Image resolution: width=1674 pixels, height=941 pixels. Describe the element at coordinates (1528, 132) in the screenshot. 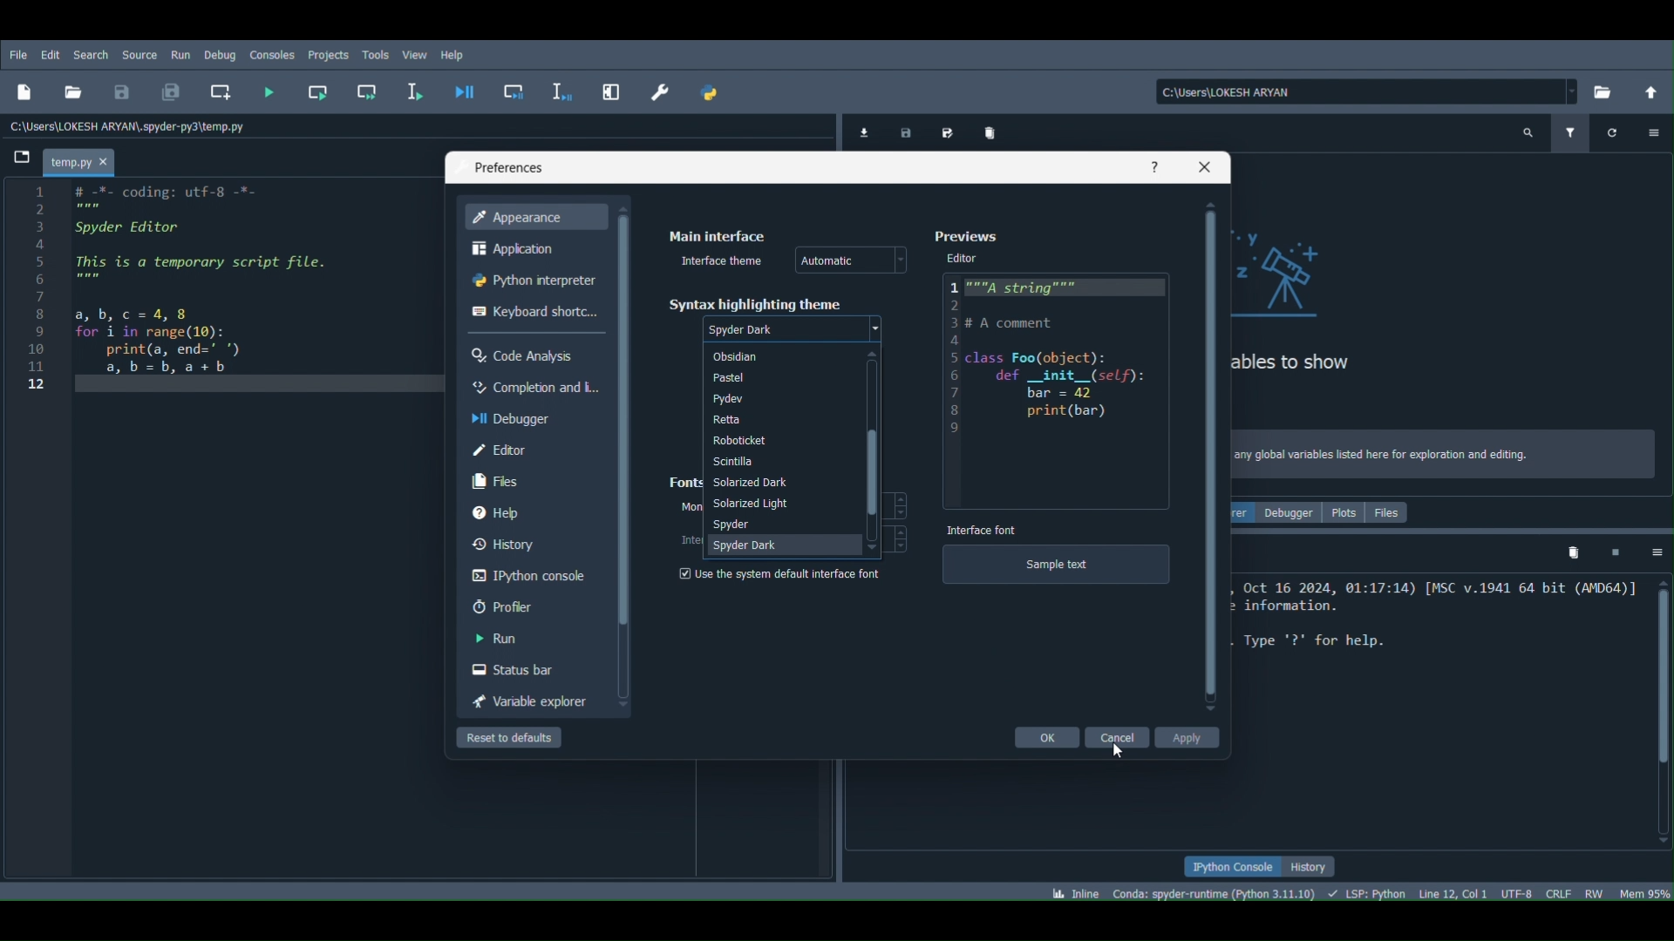

I see `Search variable names and types (Ctrl + F)` at that location.